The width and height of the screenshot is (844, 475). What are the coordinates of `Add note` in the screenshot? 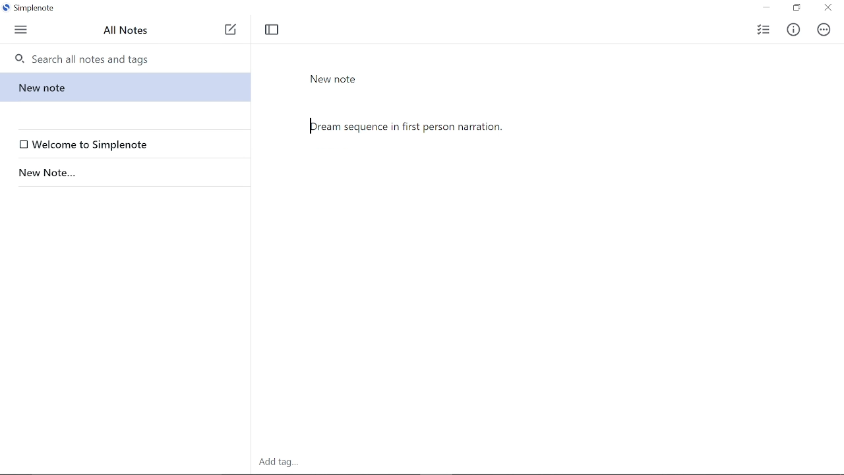 It's located at (231, 30).